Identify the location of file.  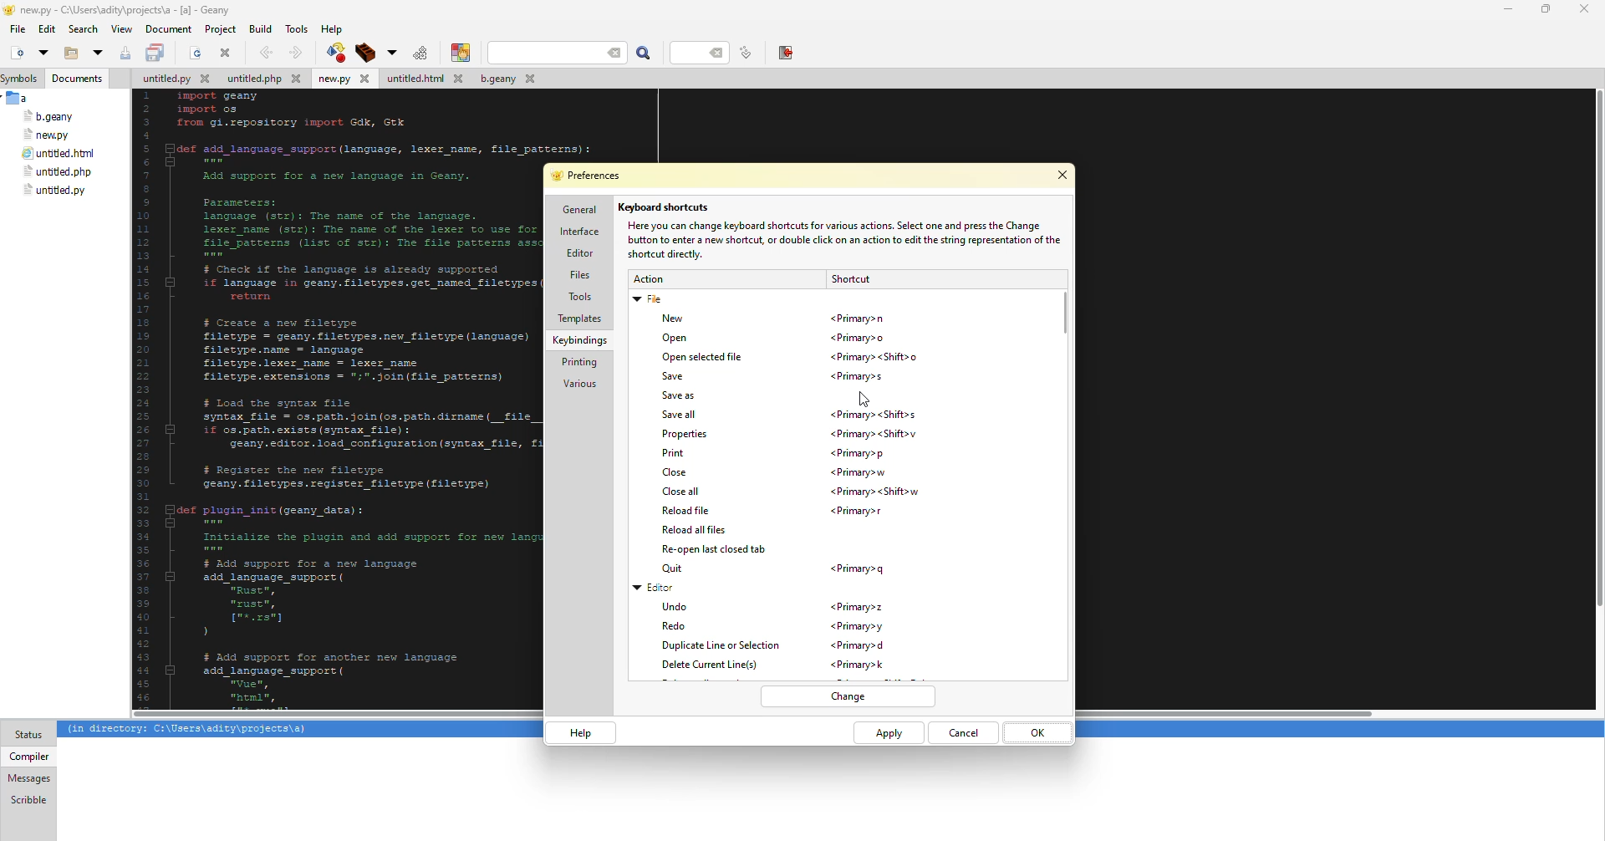
(48, 135).